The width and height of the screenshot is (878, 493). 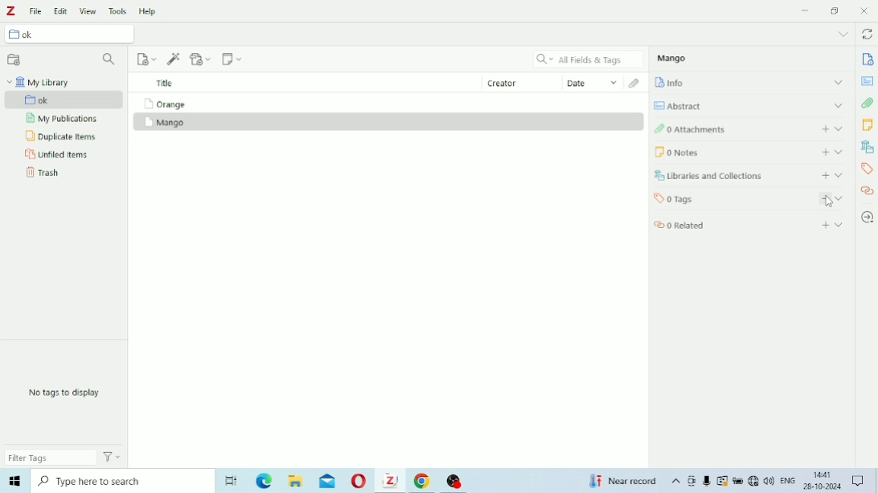 I want to click on 14:41, so click(x=823, y=475).